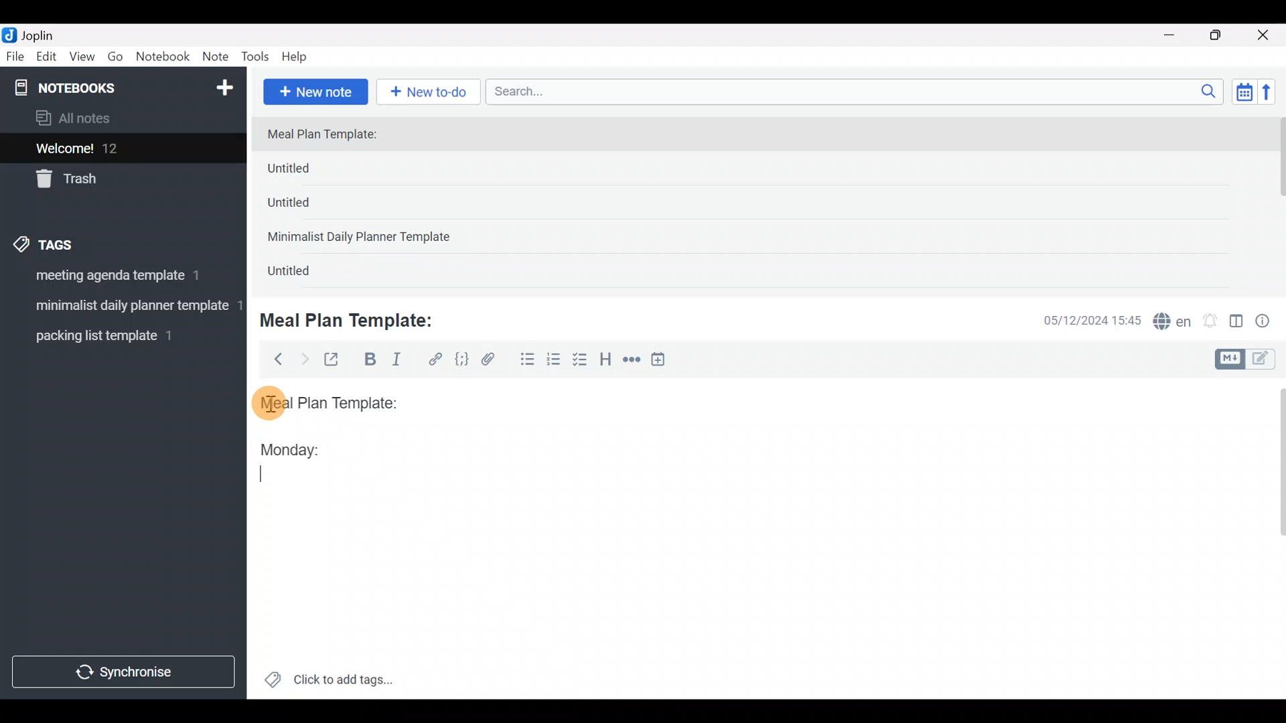 The height and width of the screenshot is (723, 1286). Describe the element at coordinates (119, 335) in the screenshot. I see `Tag 3` at that location.